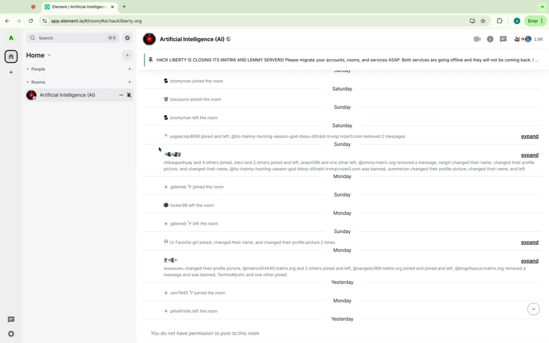 The width and height of the screenshot is (549, 343). Describe the element at coordinates (91, 20) in the screenshot. I see `Url` at that location.